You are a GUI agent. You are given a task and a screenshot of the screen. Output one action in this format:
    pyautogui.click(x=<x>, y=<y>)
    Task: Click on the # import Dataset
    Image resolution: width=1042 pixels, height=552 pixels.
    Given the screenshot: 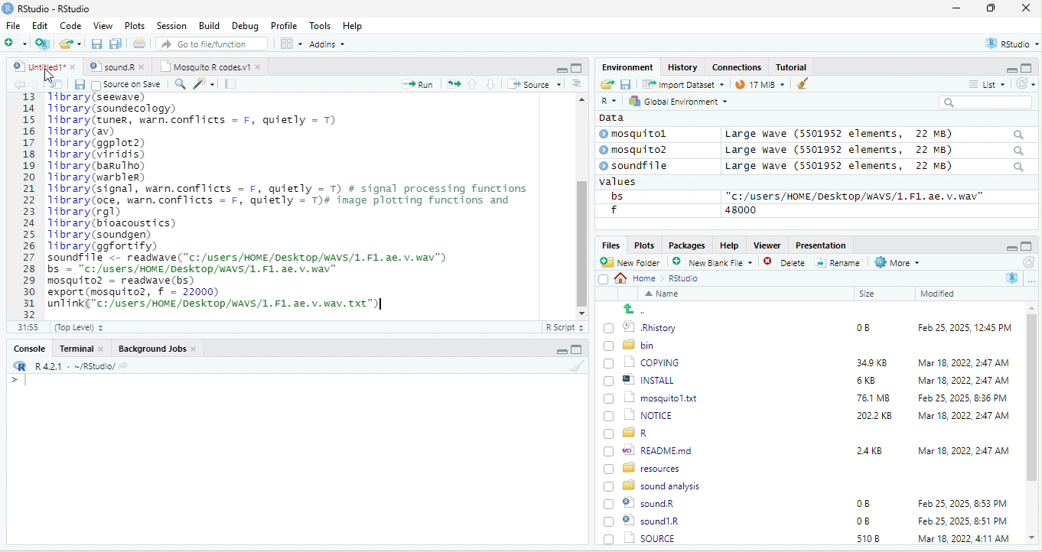 What is the action you would take?
    pyautogui.click(x=682, y=83)
    